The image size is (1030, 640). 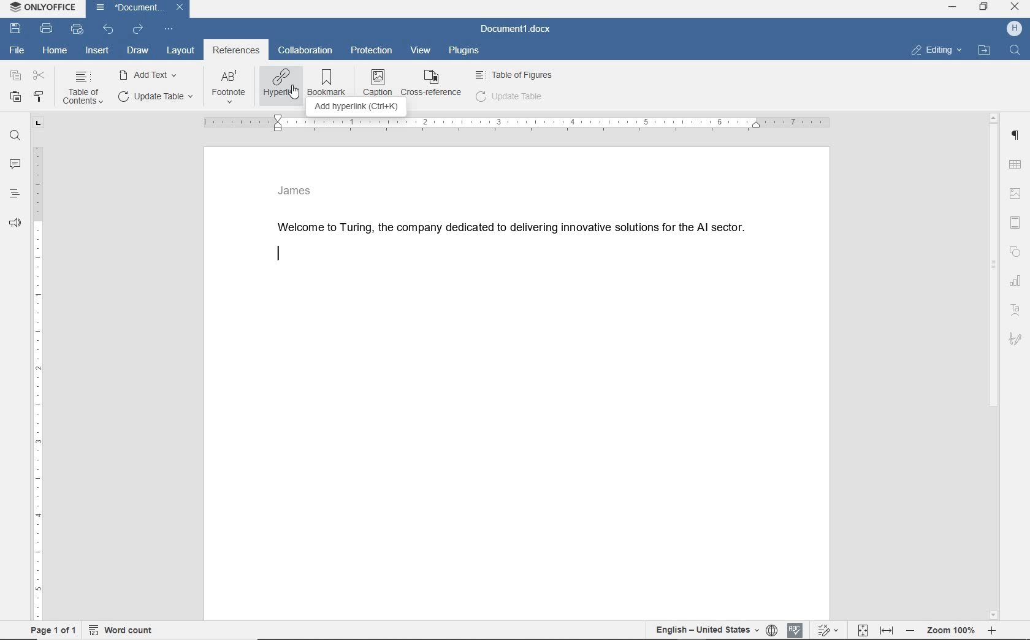 I want to click on Welcome to Turing, the company dedicated to delivering innovative solutions for the Al sector., so click(x=516, y=224).